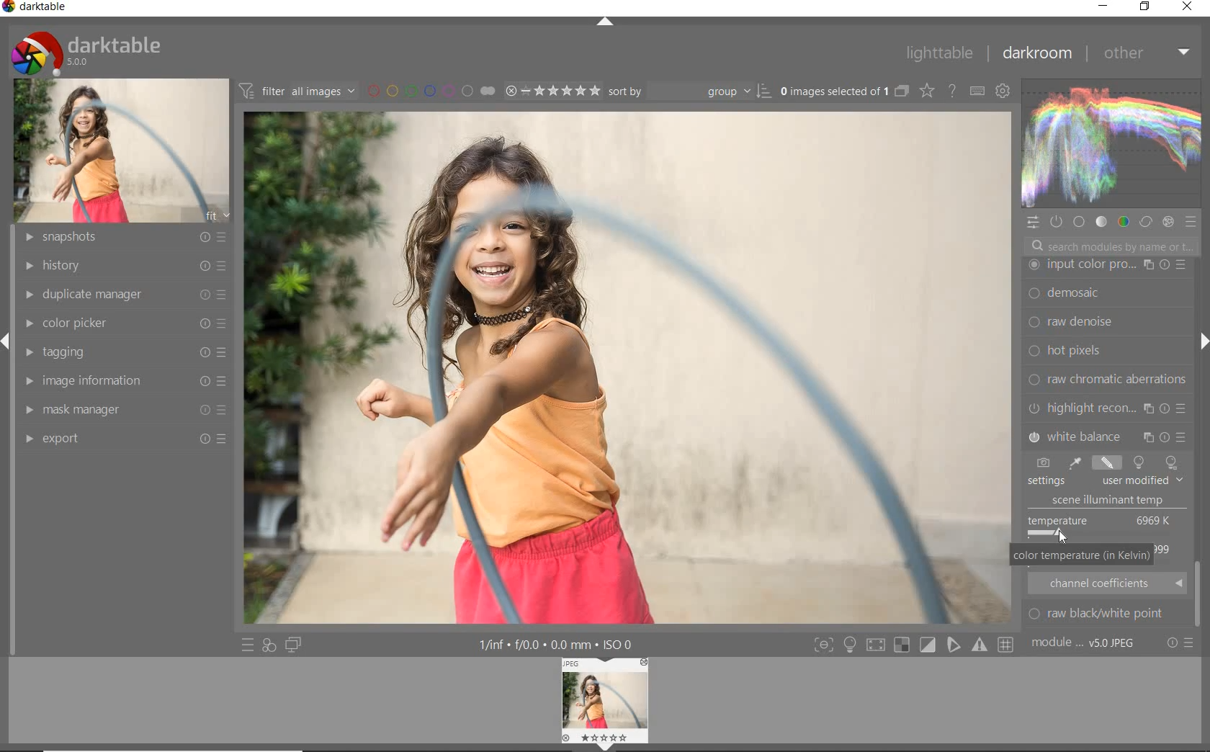 The image size is (1210, 752). I want to click on effect, so click(1168, 221).